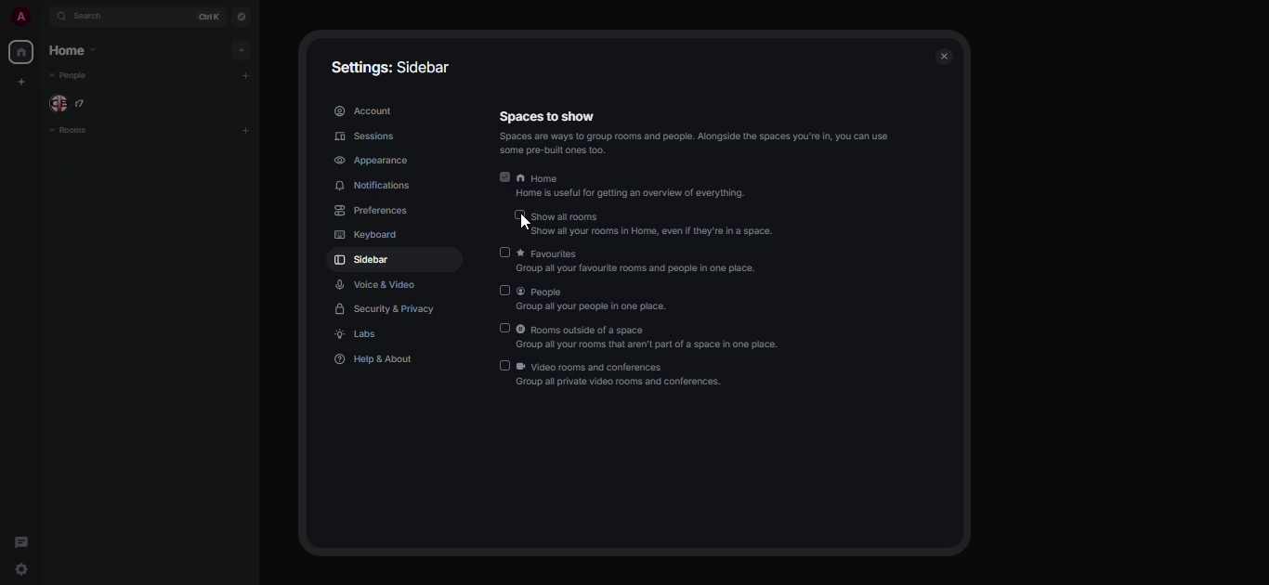  What do you see at coordinates (89, 18) in the screenshot?
I see `search` at bounding box center [89, 18].